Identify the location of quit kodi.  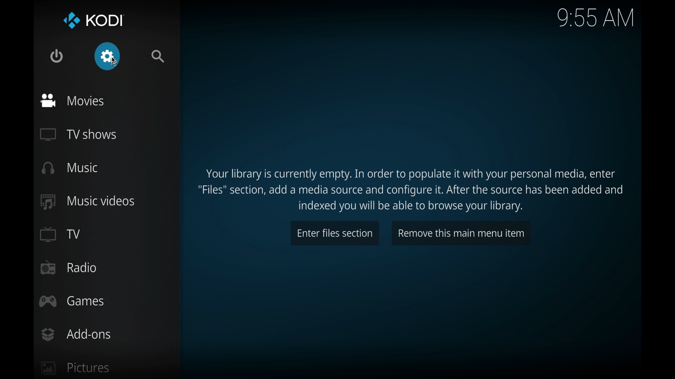
(57, 55).